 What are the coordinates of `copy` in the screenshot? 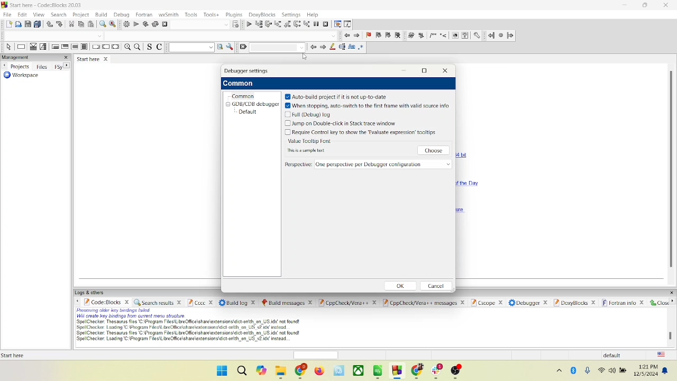 It's located at (81, 24).